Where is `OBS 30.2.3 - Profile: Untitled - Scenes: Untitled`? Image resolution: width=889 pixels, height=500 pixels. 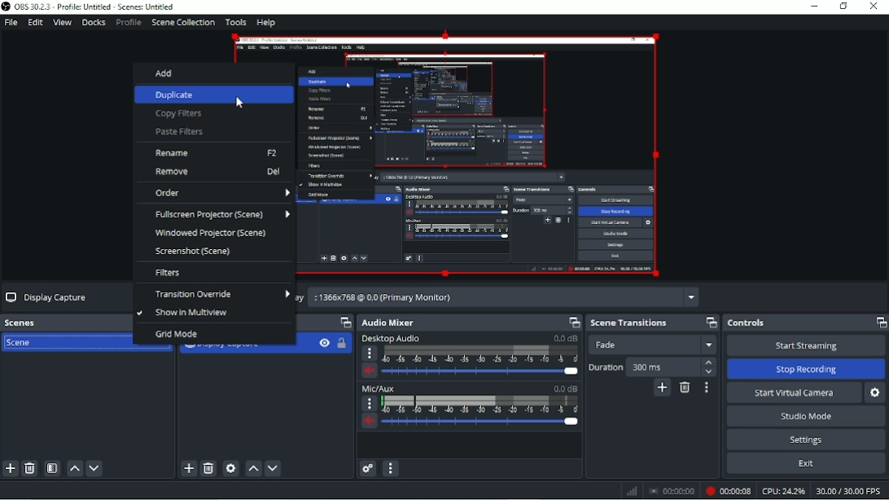
OBS 30.2.3 - Profile: Untitled - Scenes: Untitled is located at coordinates (89, 7).